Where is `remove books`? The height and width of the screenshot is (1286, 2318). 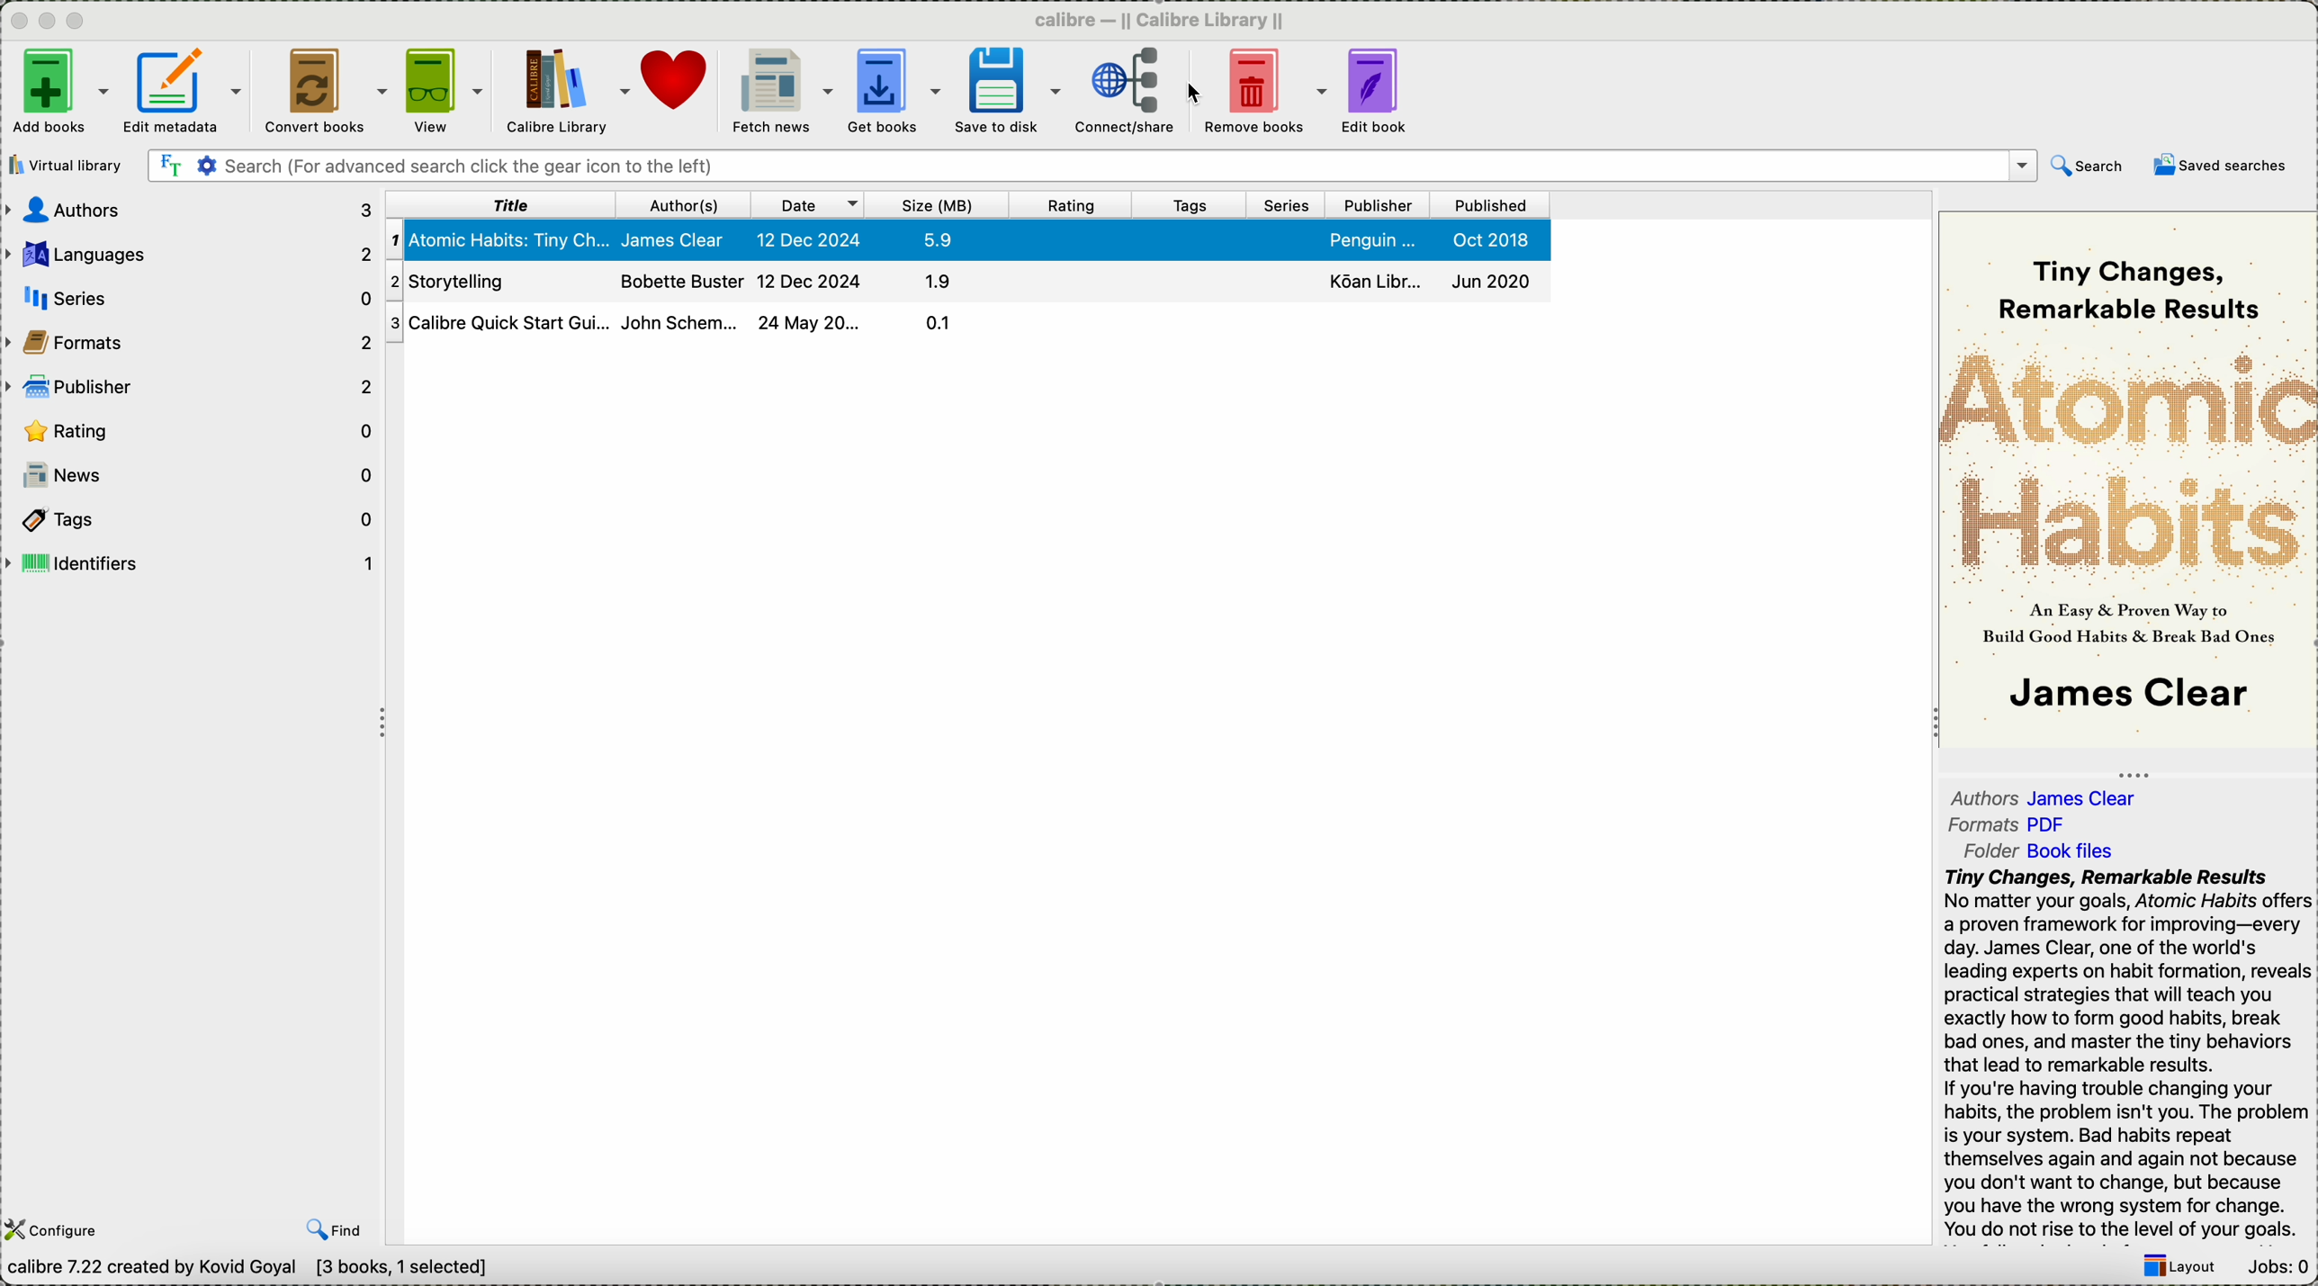
remove books is located at coordinates (1264, 93).